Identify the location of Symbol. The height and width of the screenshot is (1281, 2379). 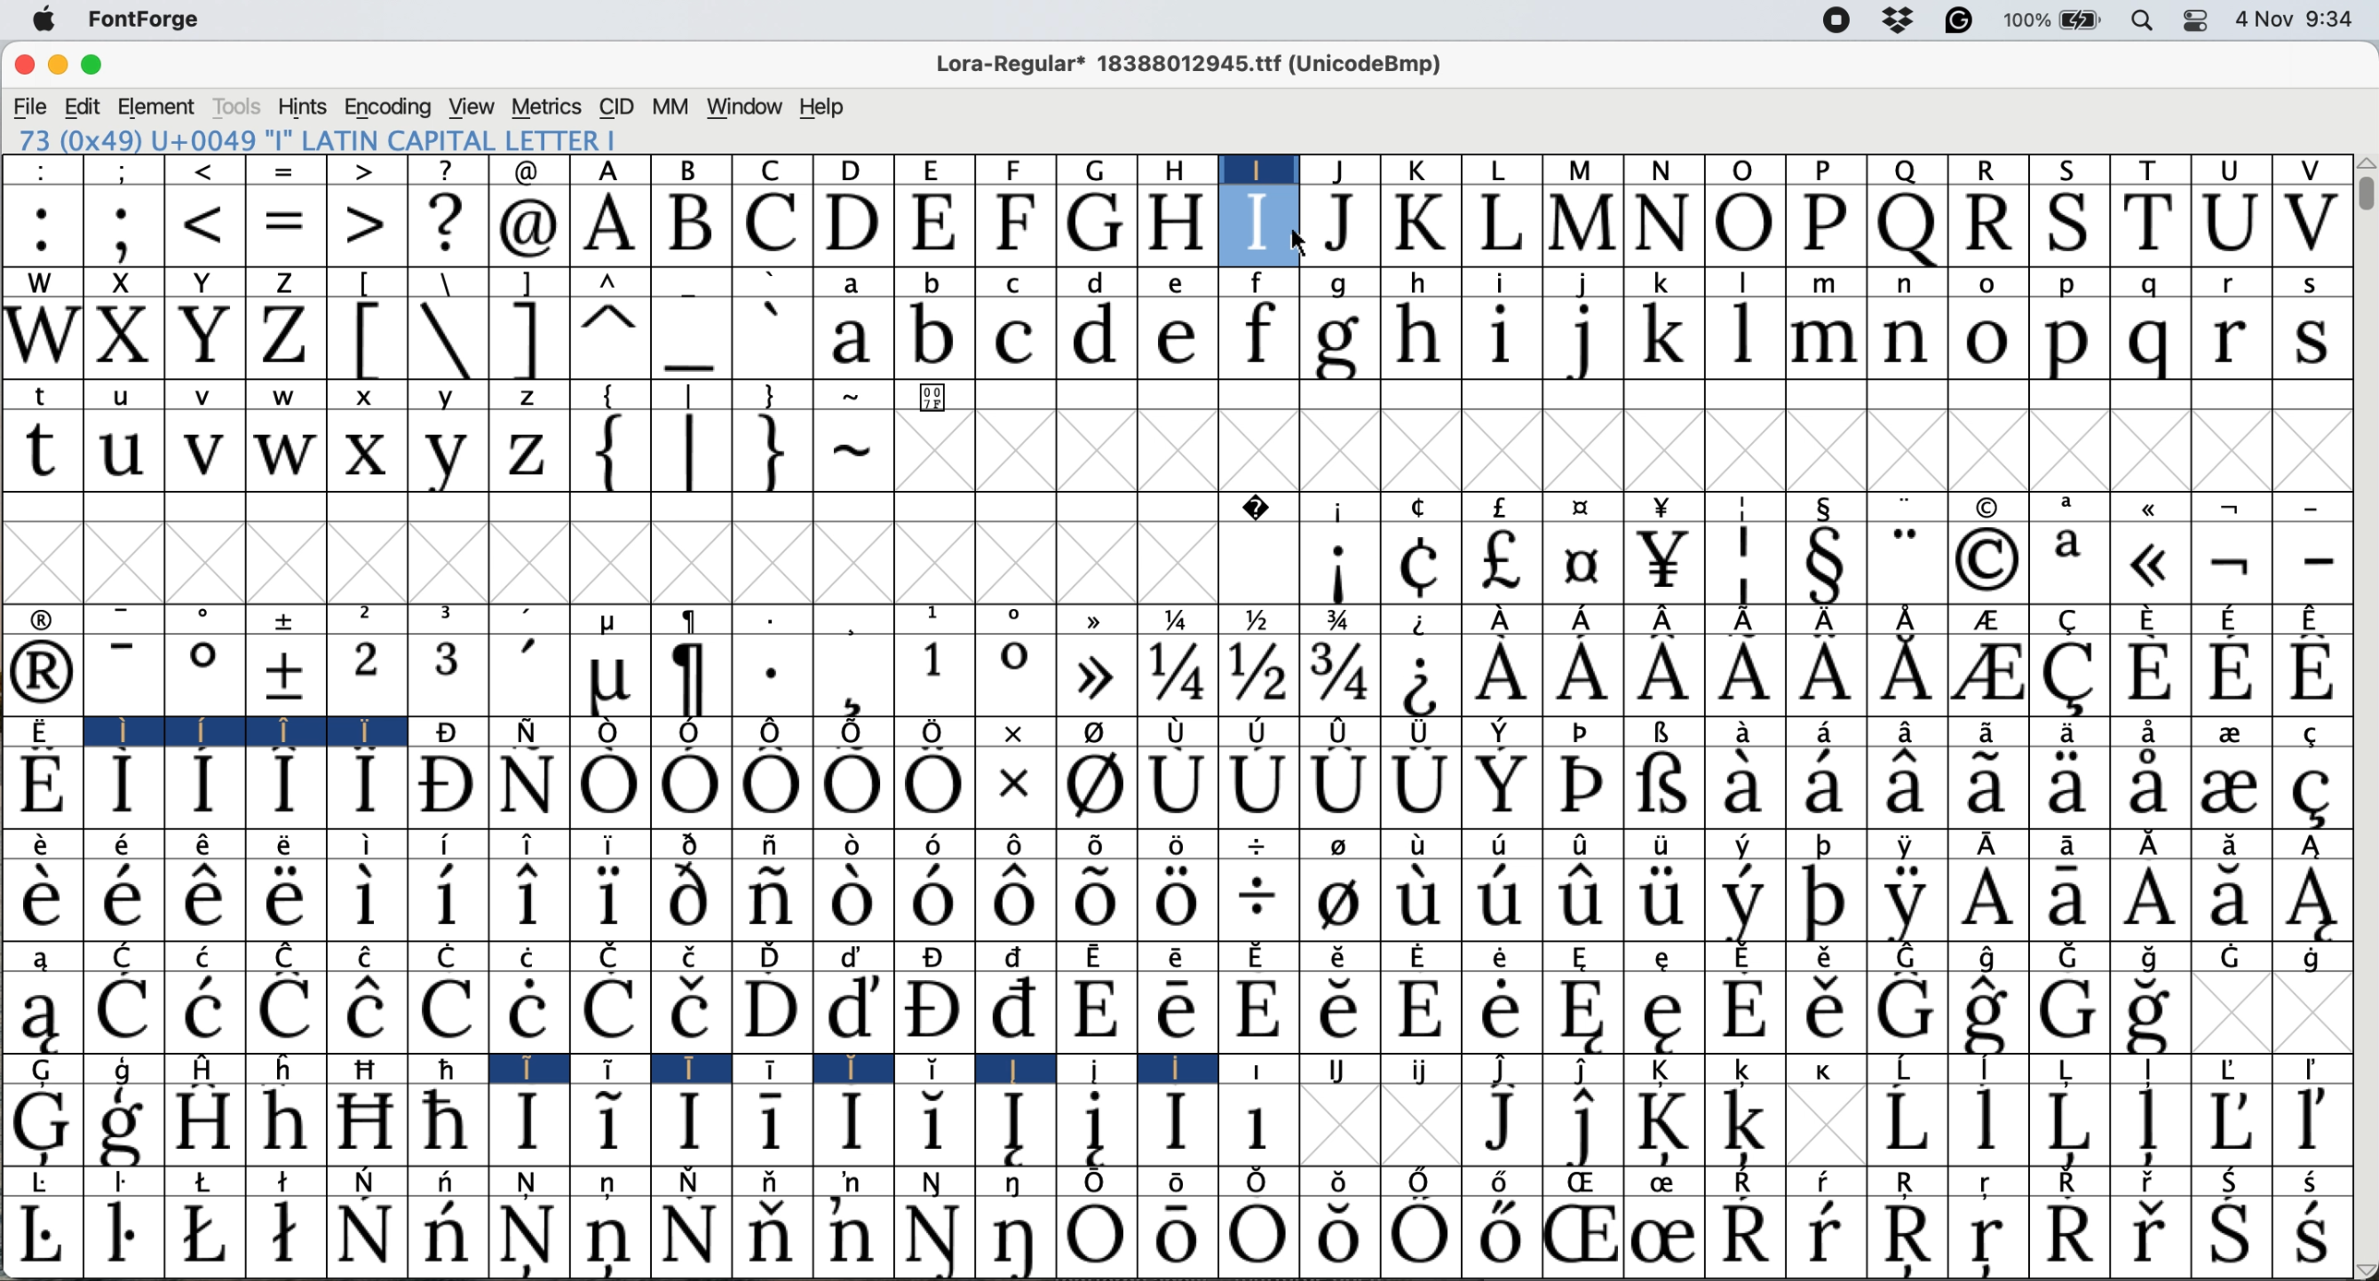
(1671, 1069).